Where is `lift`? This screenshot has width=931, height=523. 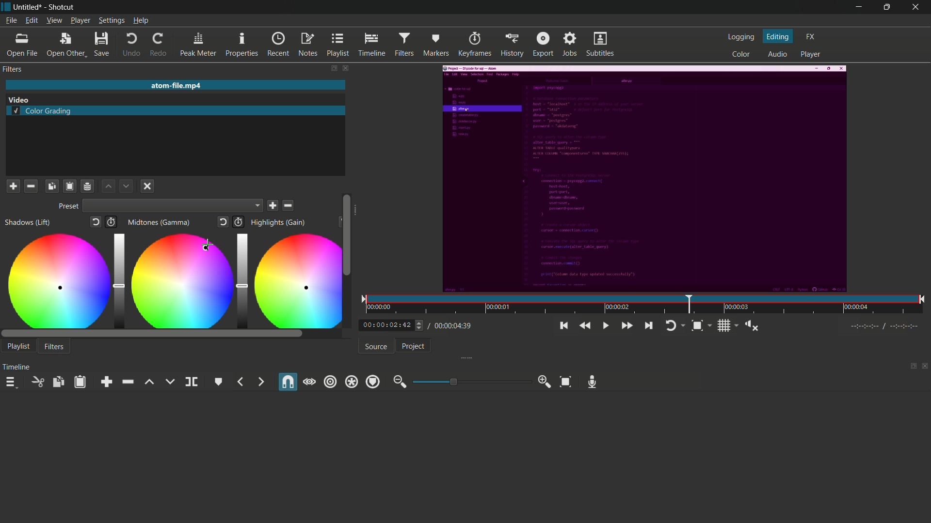
lift is located at coordinates (149, 382).